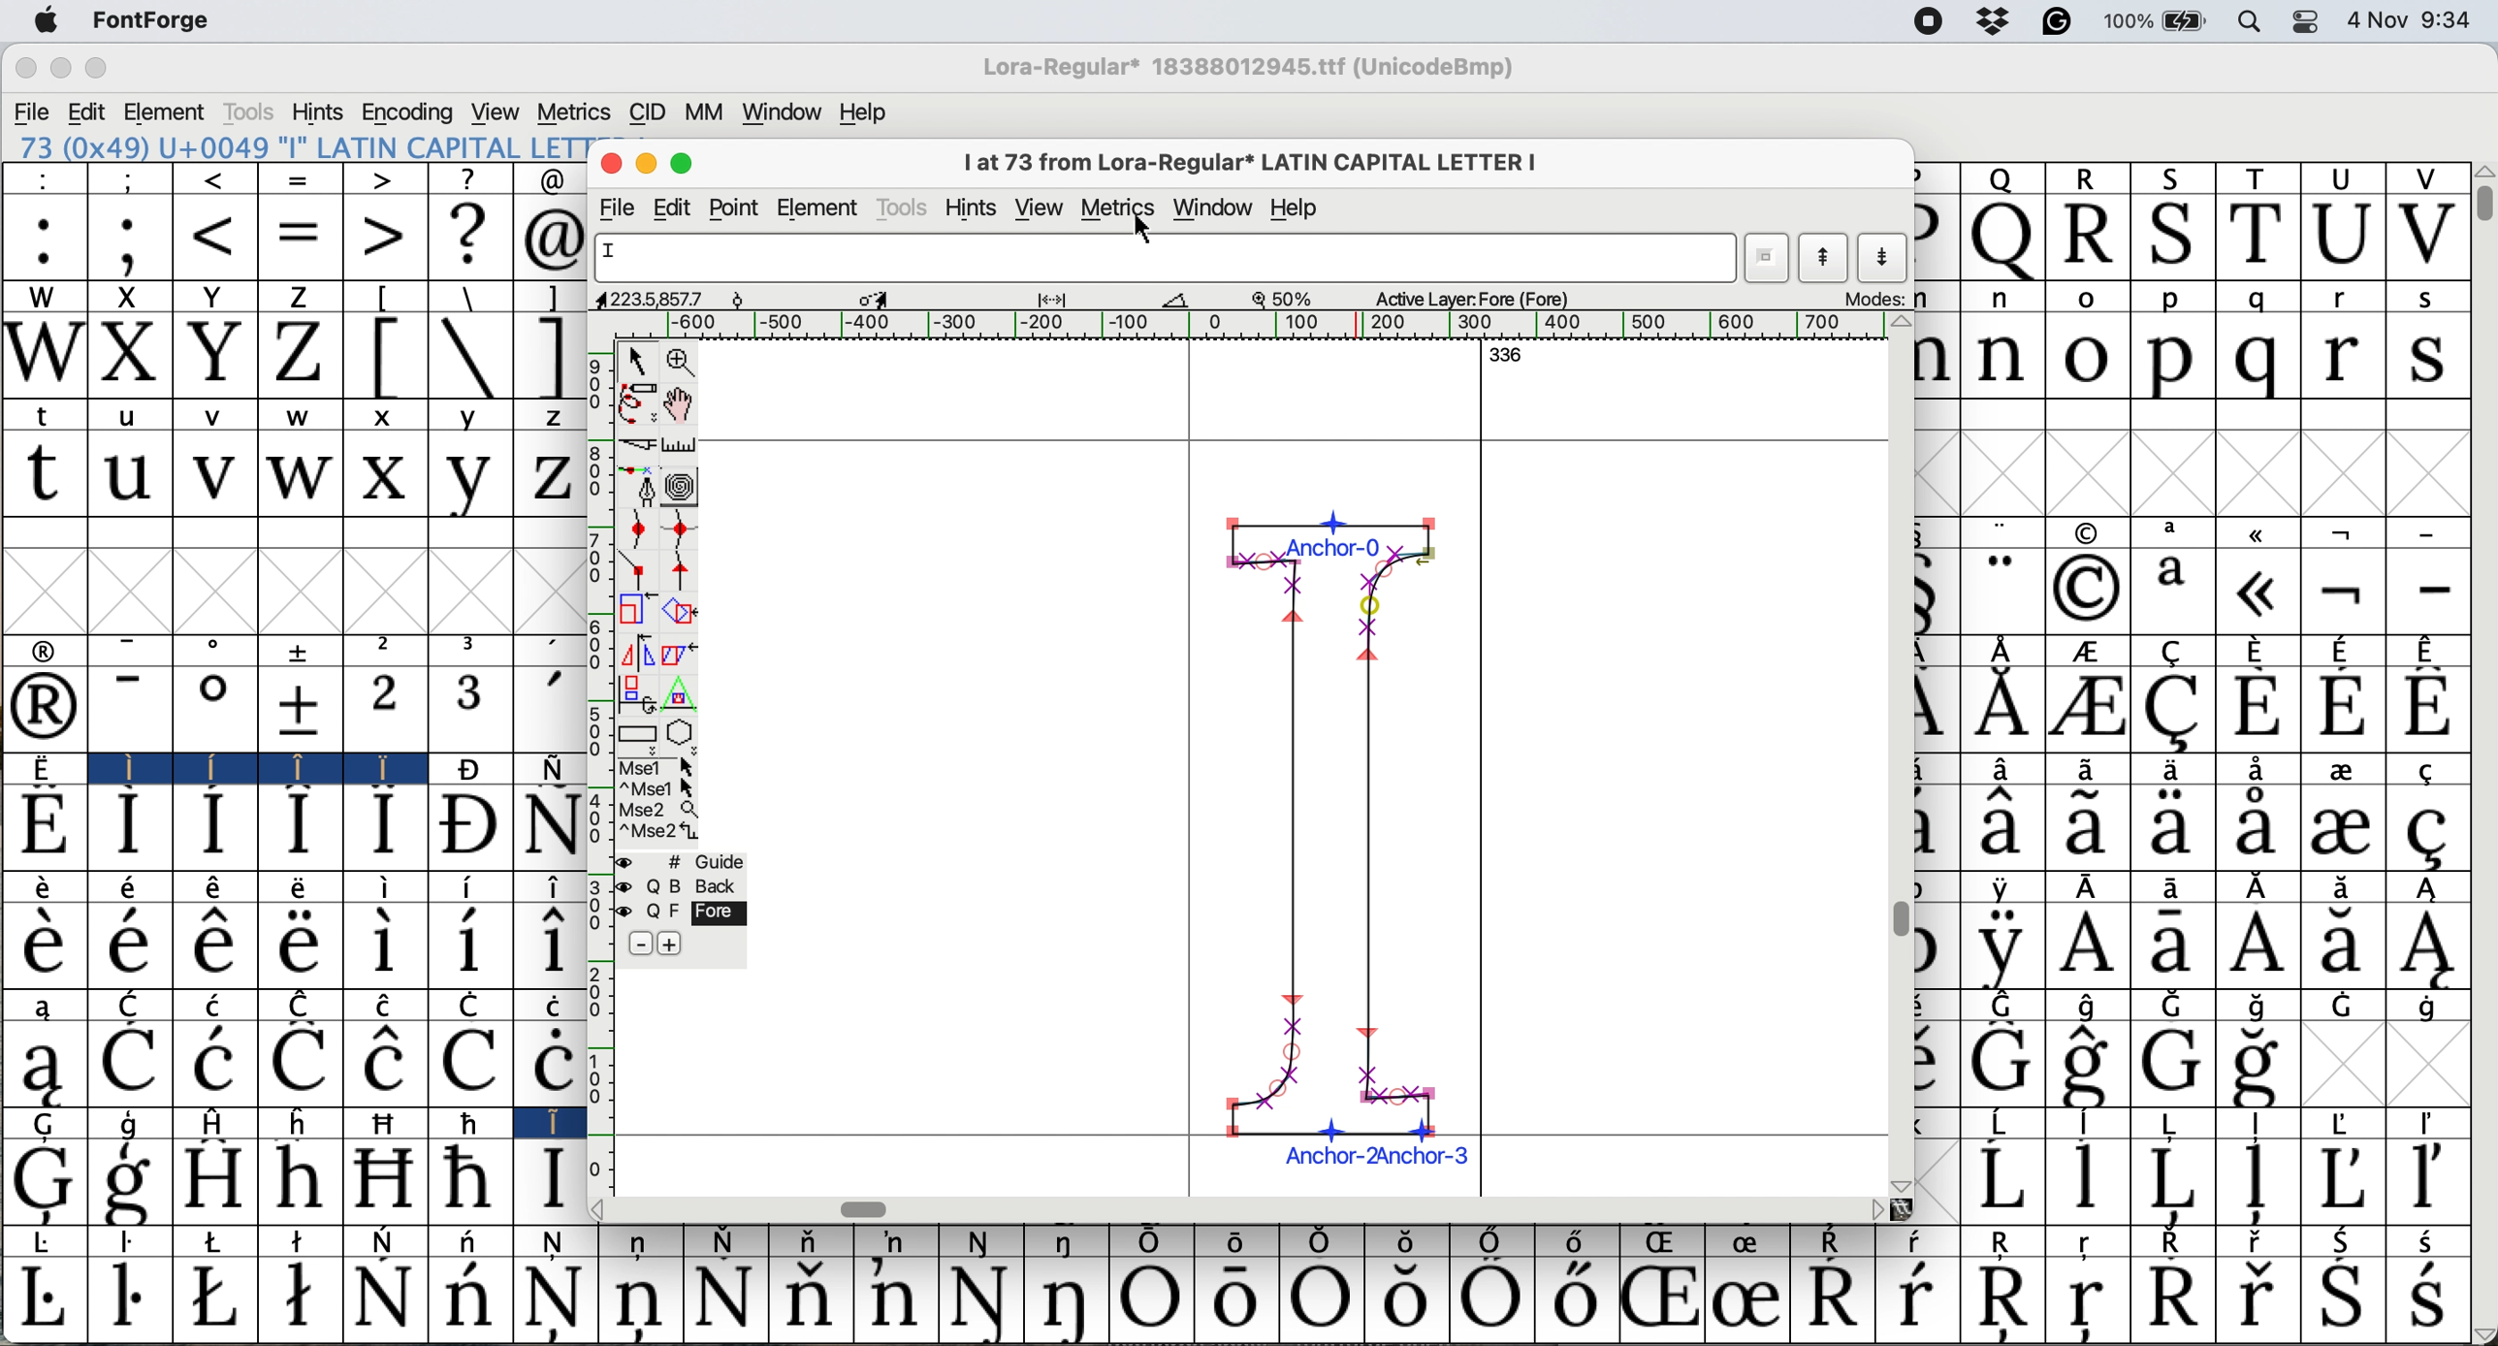 Image resolution: width=2498 pixels, height=1346 pixels. Describe the element at coordinates (981, 1243) in the screenshot. I see `Symbol` at that location.